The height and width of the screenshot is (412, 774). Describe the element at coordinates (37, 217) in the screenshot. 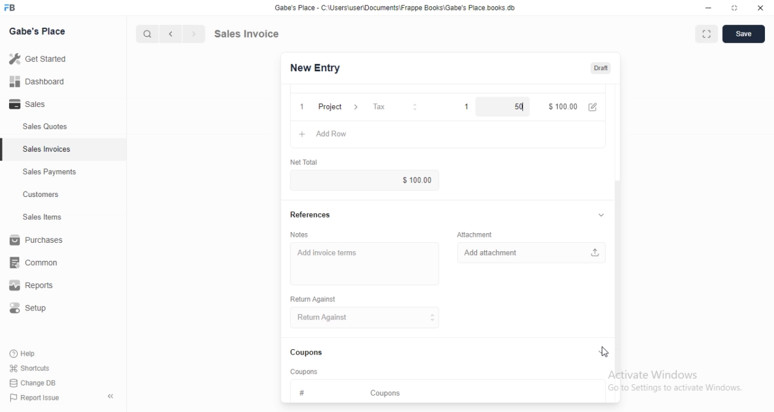

I see `Sales Items` at that location.